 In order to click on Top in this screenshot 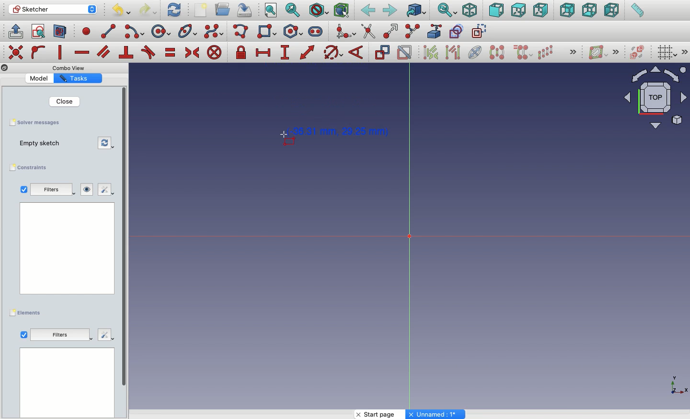, I will do `click(518, 11)`.